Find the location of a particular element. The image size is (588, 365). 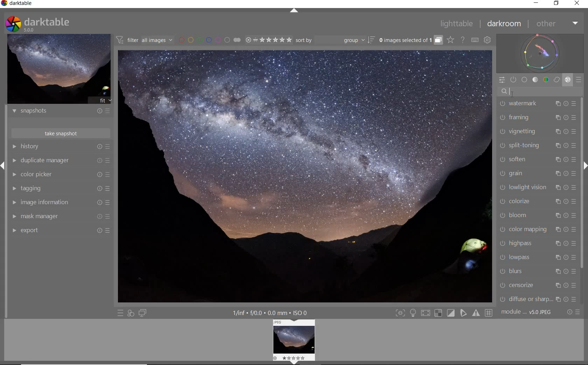

MODULE...v5.0 JPEG is located at coordinates (528, 313).